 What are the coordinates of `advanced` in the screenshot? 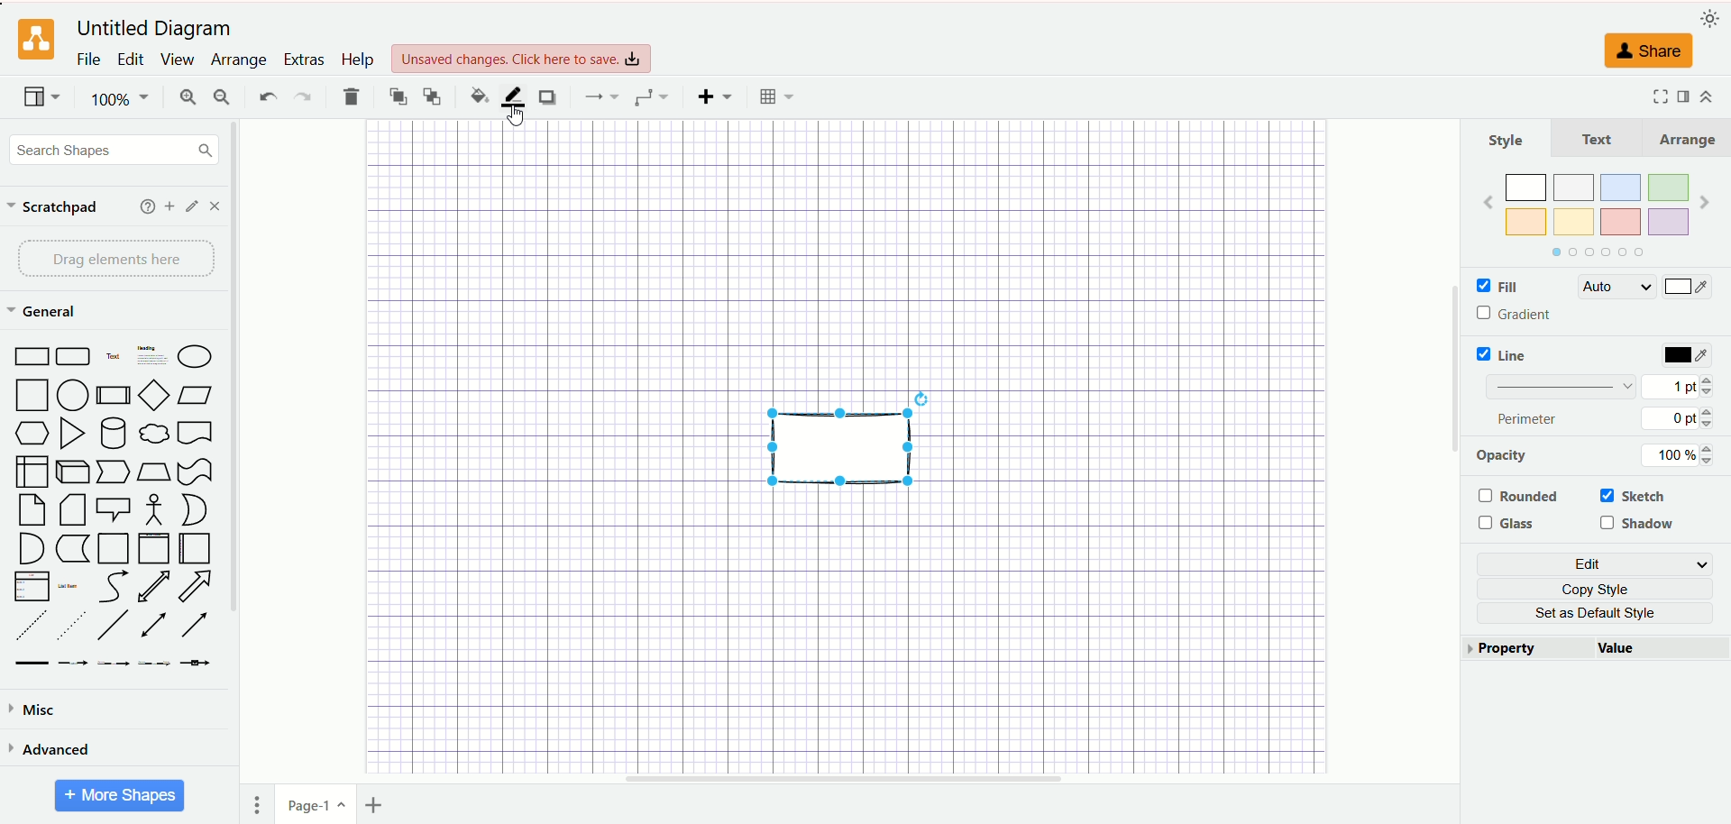 It's located at (52, 752).